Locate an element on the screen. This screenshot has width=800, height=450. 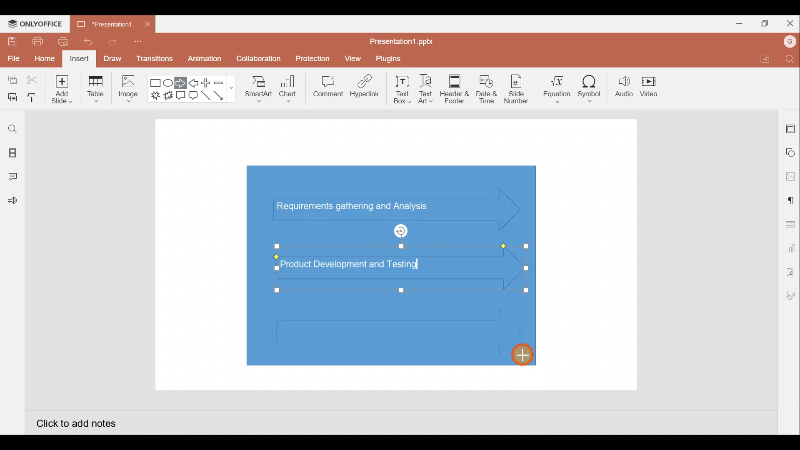
Close is located at coordinates (788, 22).